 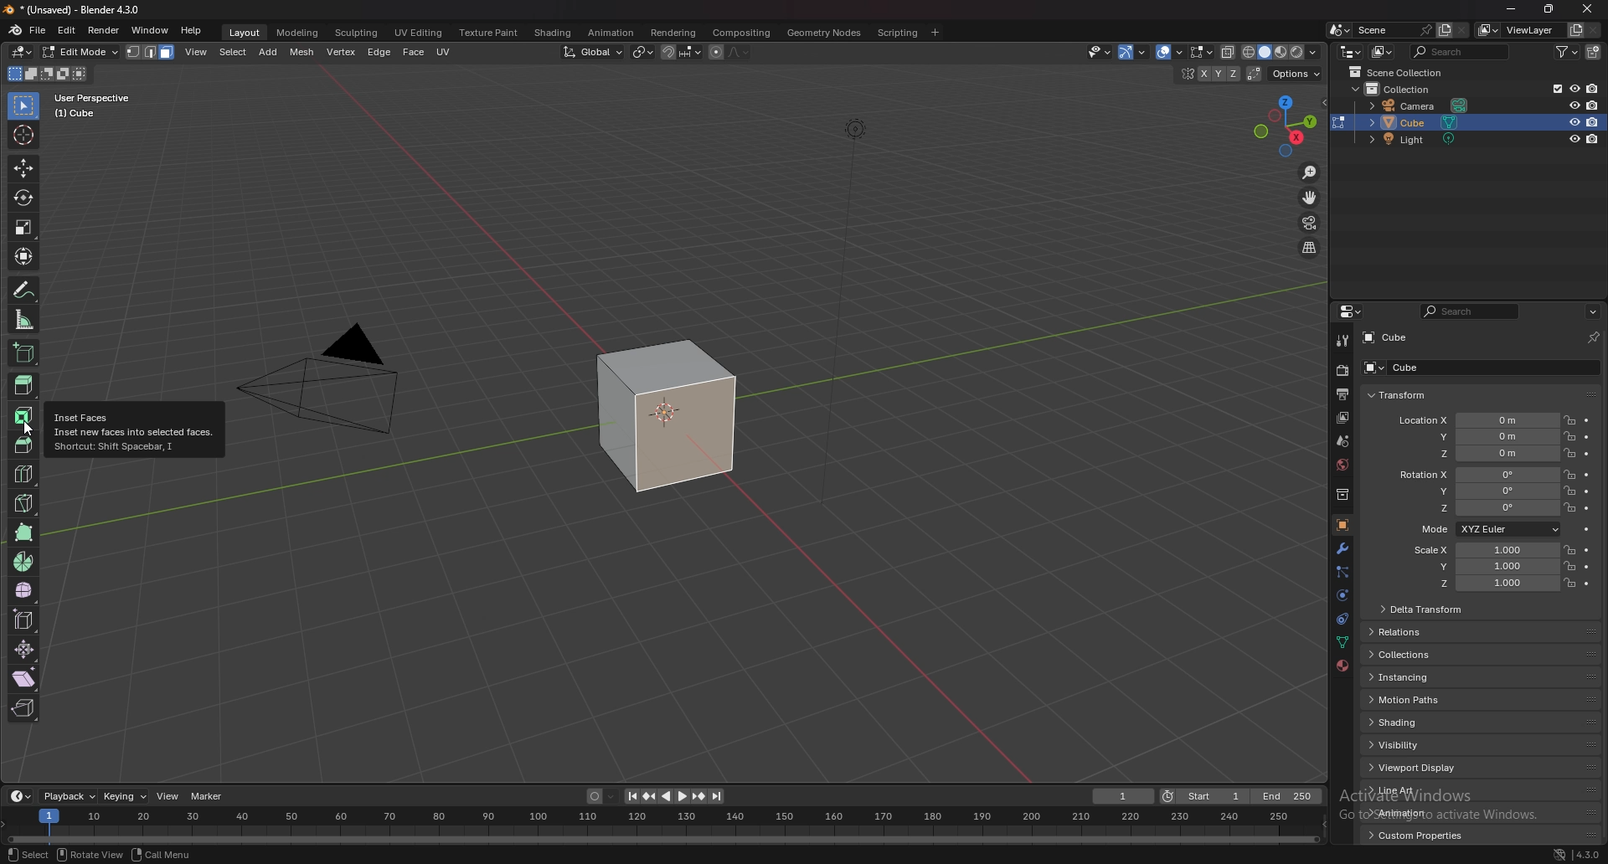 What do you see at coordinates (595, 53) in the screenshot?
I see `transformation orientation` at bounding box center [595, 53].